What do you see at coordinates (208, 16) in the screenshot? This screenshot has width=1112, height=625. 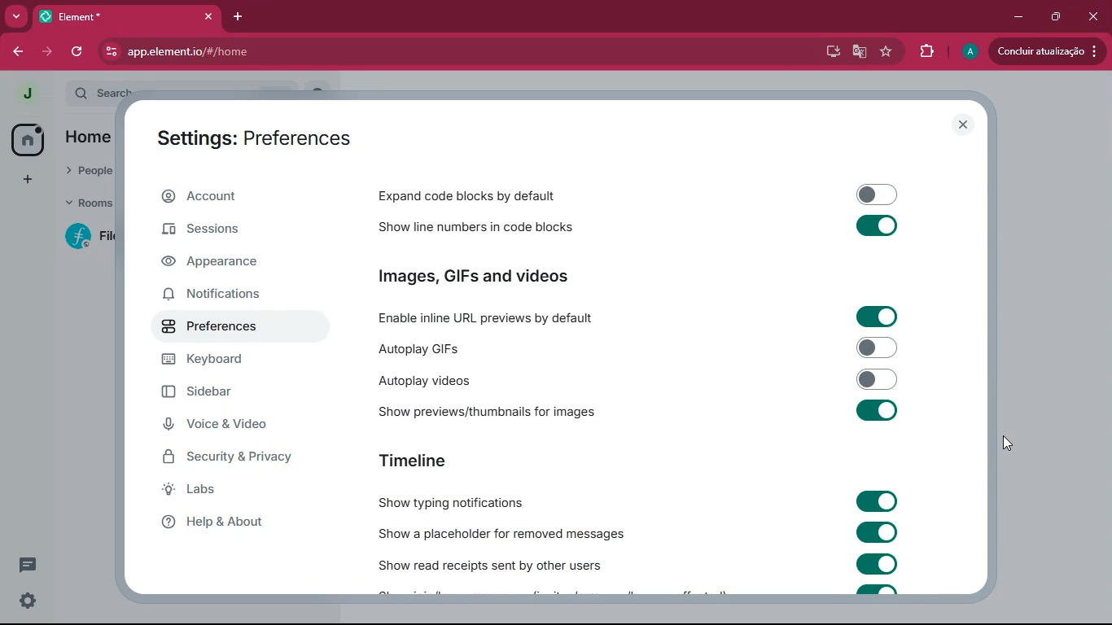 I see `close tab` at bounding box center [208, 16].